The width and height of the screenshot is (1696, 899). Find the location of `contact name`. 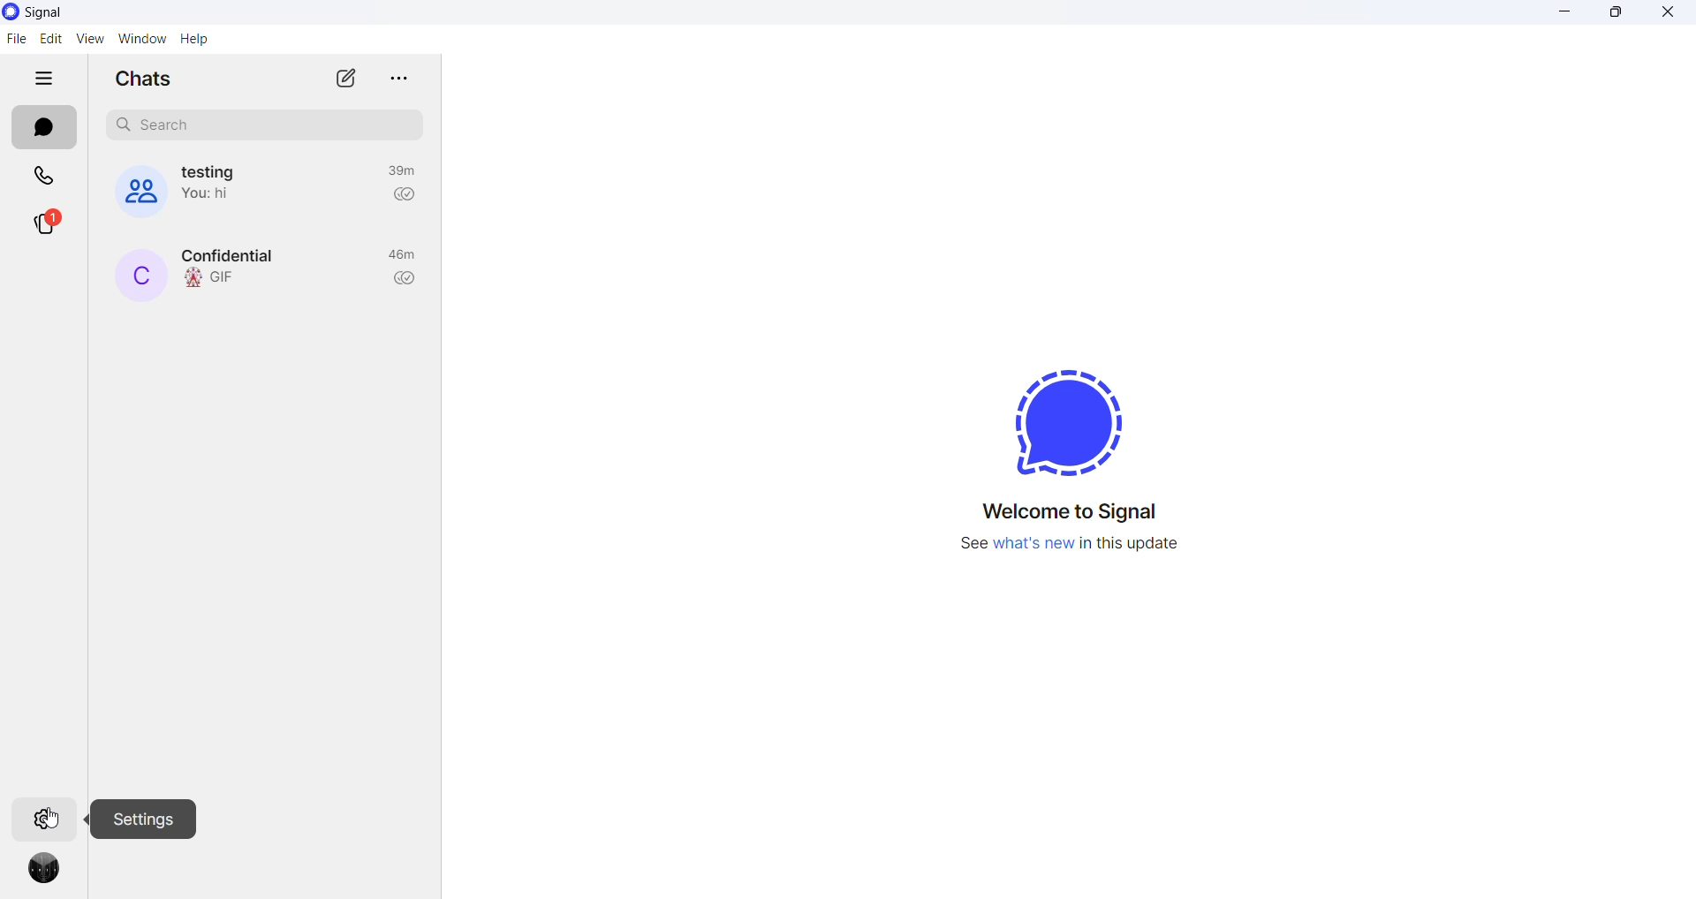

contact name is located at coordinates (236, 254).